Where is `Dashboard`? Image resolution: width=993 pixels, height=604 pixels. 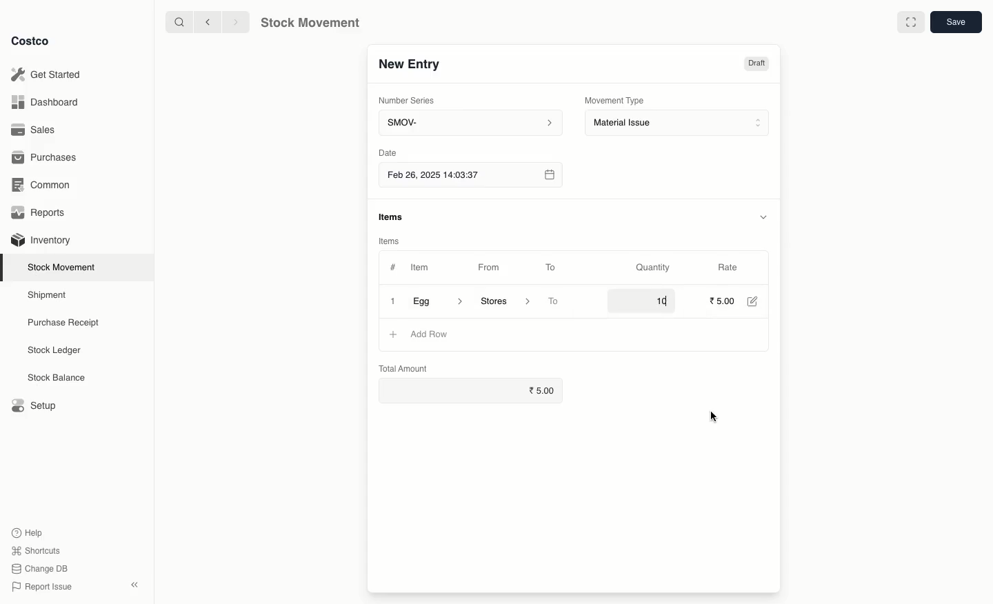 Dashboard is located at coordinates (46, 103).